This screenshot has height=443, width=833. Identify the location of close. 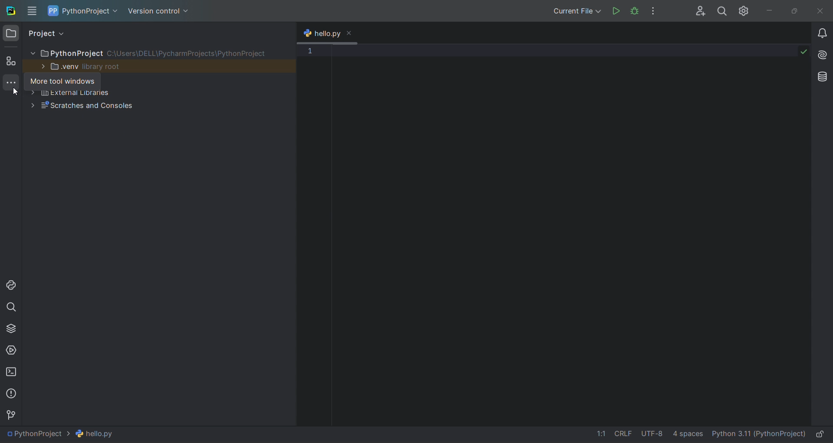
(823, 10).